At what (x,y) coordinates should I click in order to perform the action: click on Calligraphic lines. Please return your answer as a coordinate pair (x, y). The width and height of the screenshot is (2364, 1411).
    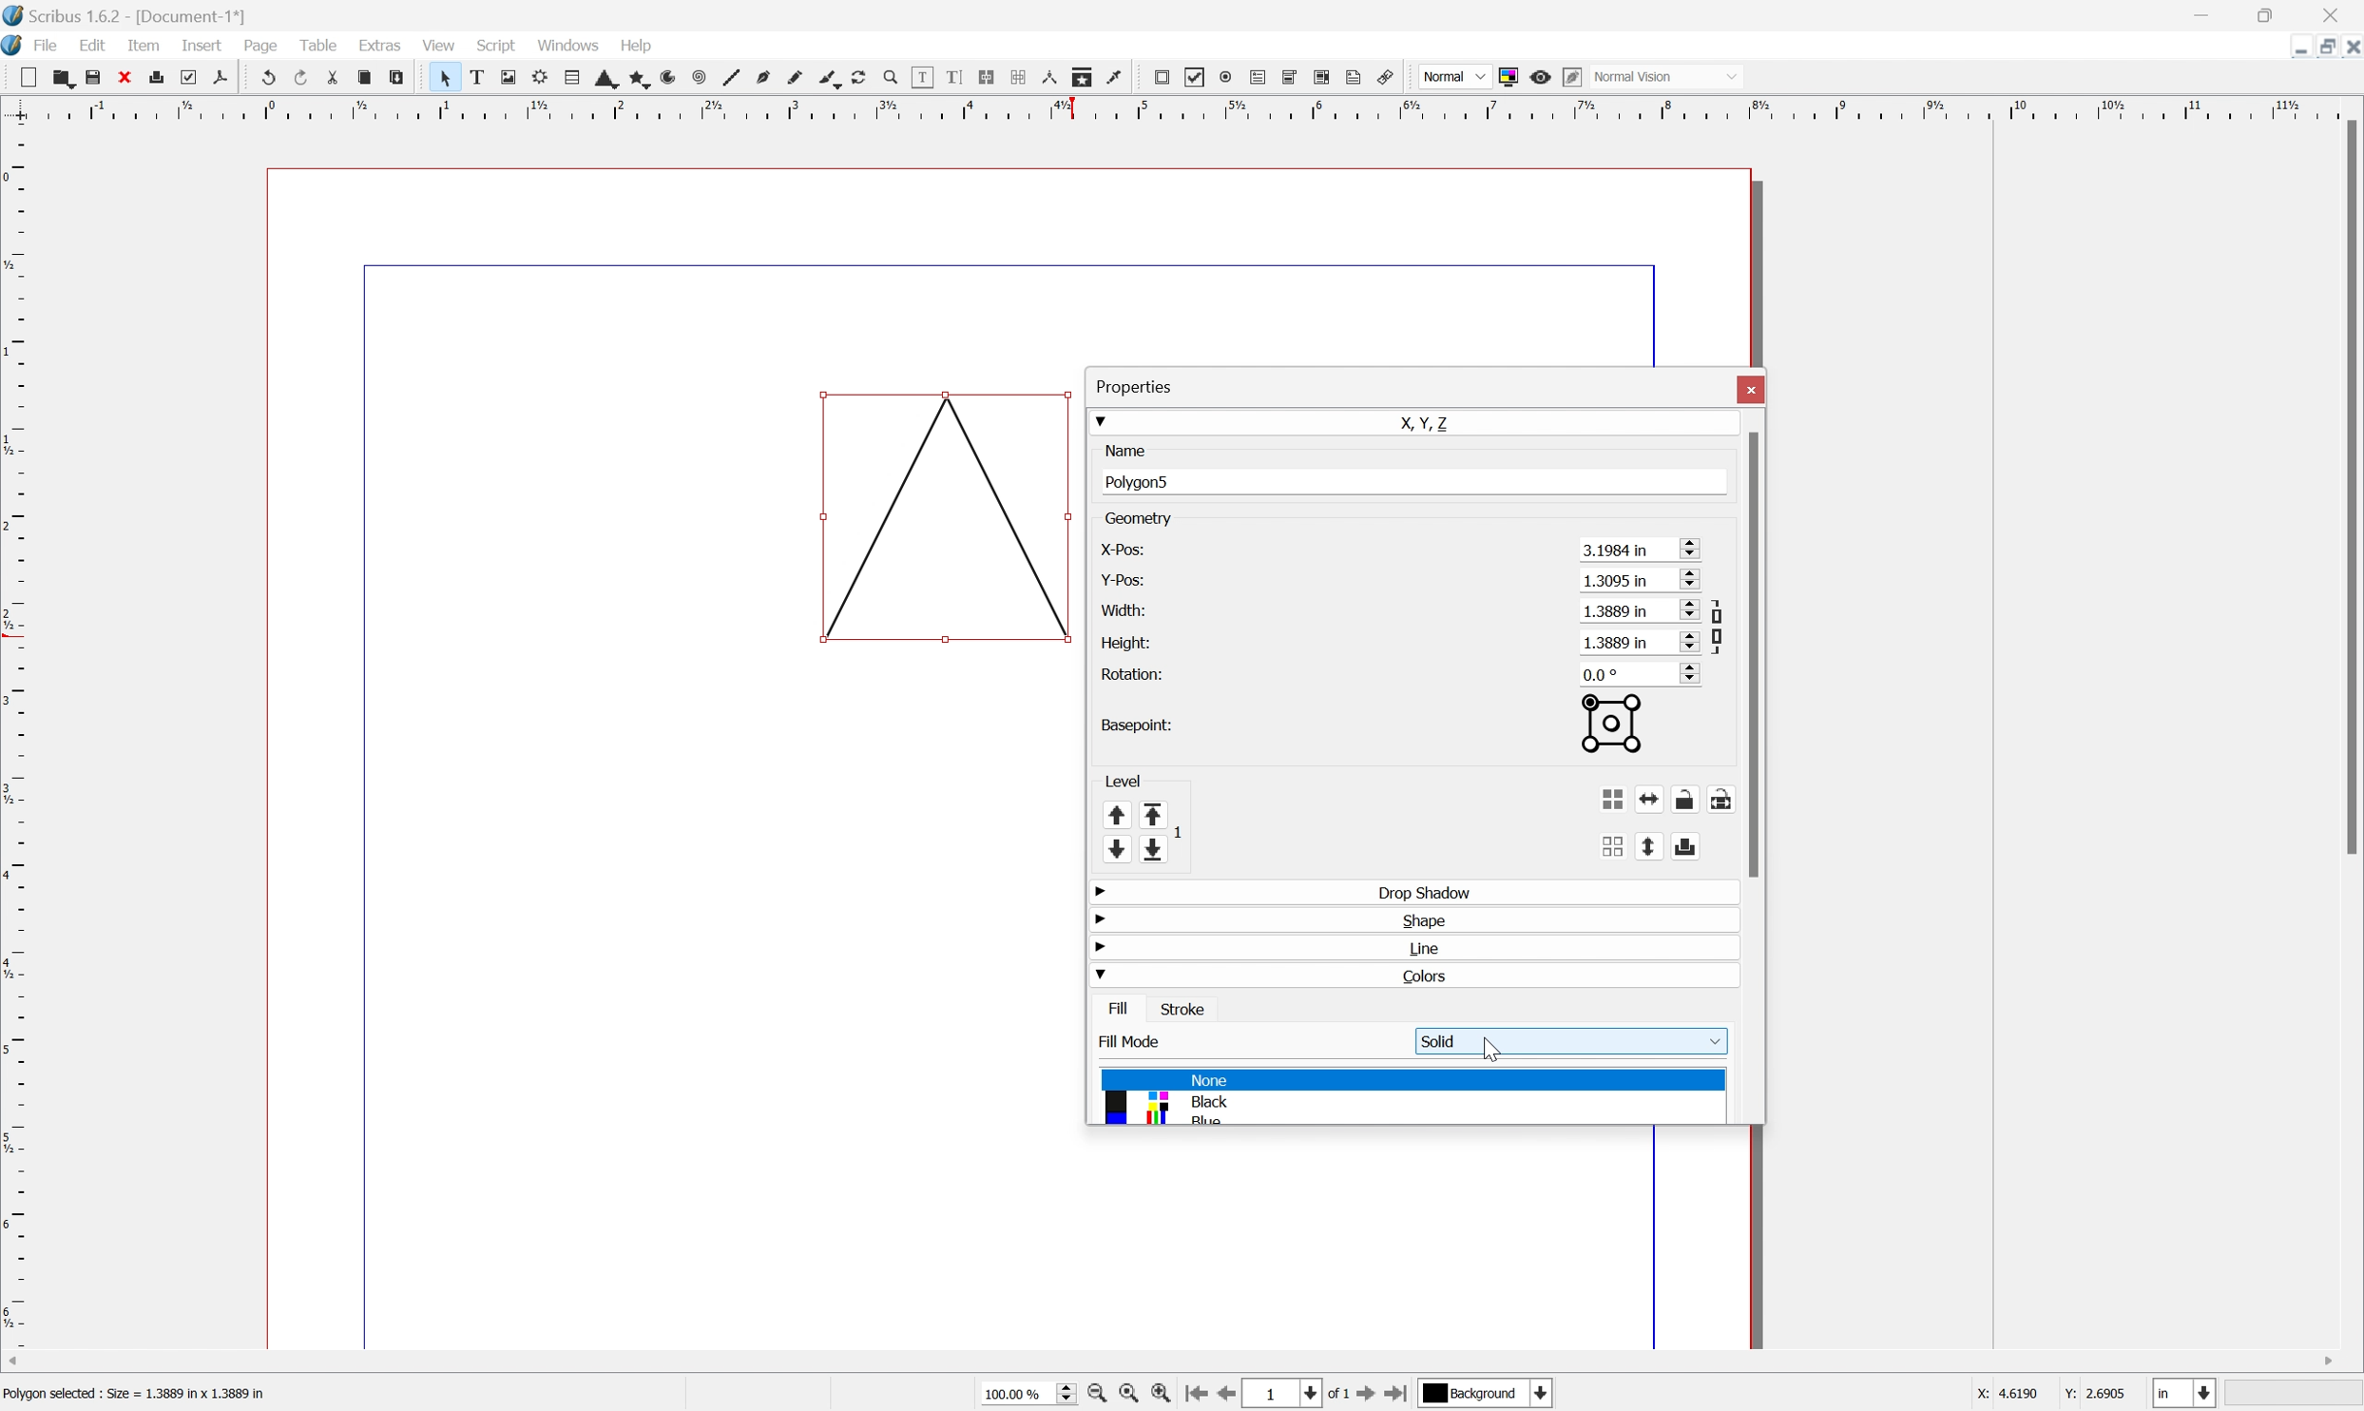
    Looking at the image, I should click on (832, 80).